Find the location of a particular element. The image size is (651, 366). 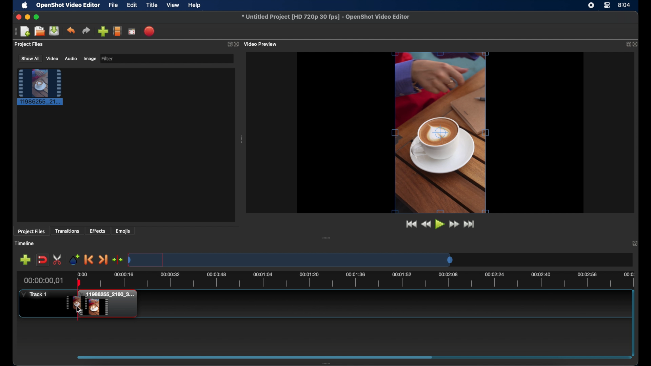

timeline is located at coordinates (25, 243).